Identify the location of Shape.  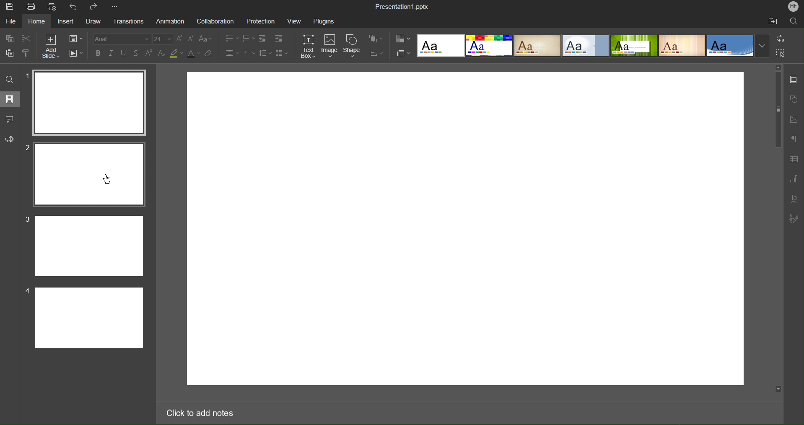
(352, 47).